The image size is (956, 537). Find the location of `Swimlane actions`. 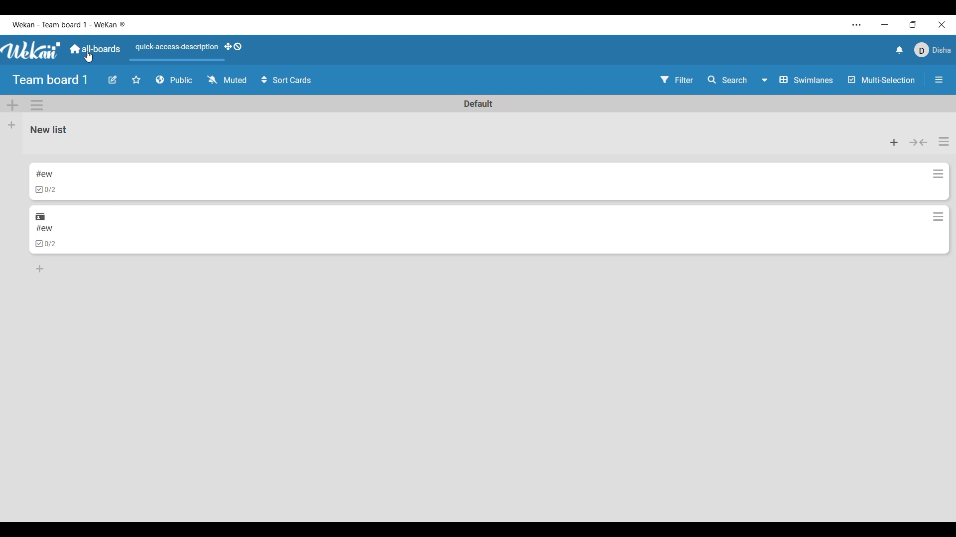

Swimlane actions is located at coordinates (37, 104).